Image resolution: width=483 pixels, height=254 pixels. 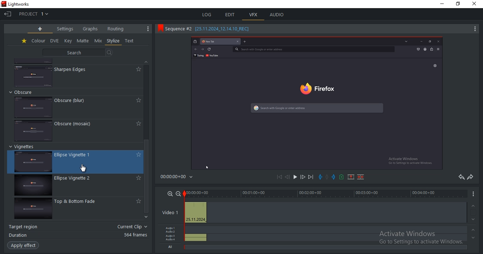 What do you see at coordinates (77, 236) in the screenshot?
I see `duration 564 frames` at bounding box center [77, 236].